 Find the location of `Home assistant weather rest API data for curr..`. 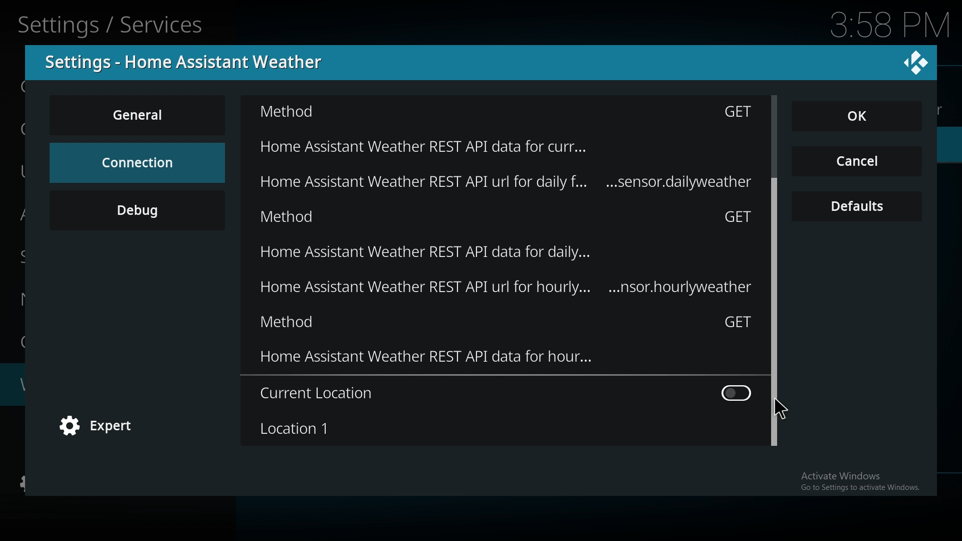

Home assistant weather rest API data for curr.. is located at coordinates (492, 145).